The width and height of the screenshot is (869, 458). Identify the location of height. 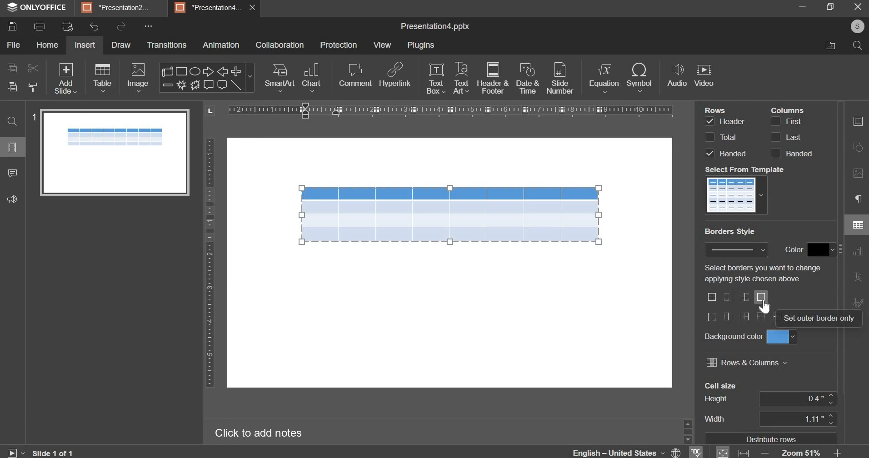
(715, 399).